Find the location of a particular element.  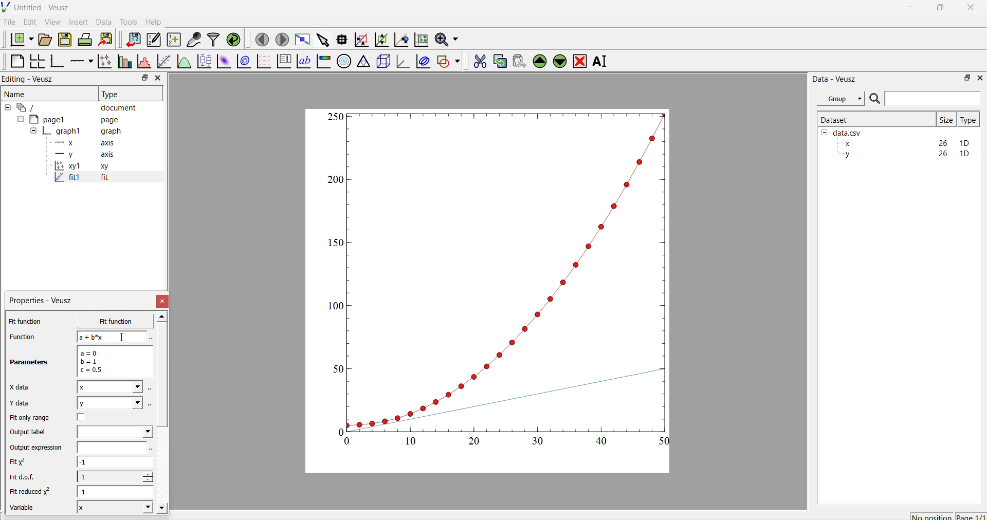

Plot box plots is located at coordinates (204, 61).